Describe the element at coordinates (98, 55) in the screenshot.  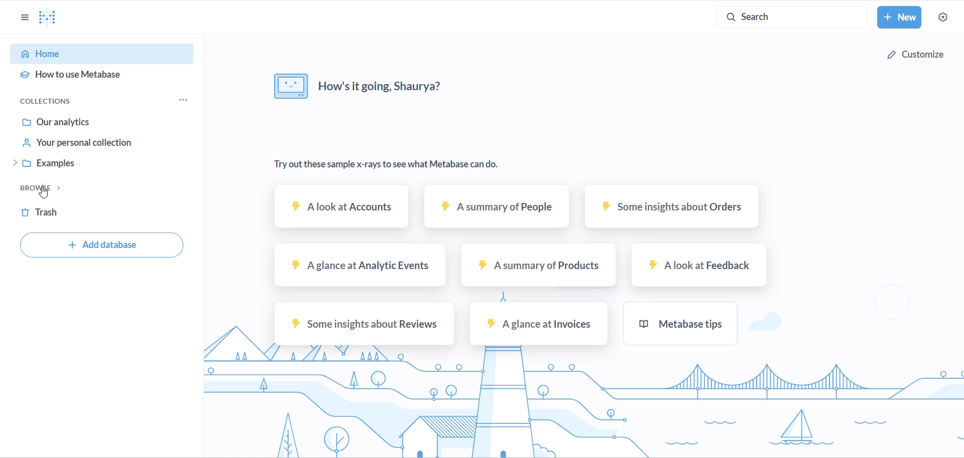
I see `HOME` at that location.